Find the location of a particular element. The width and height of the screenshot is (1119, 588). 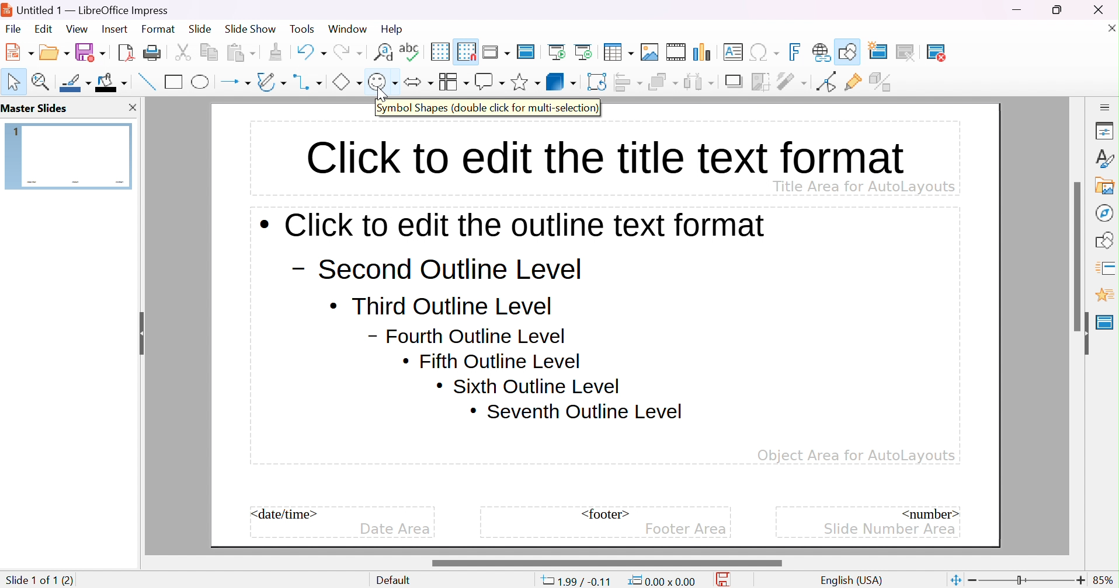

85% is located at coordinates (1104, 580).